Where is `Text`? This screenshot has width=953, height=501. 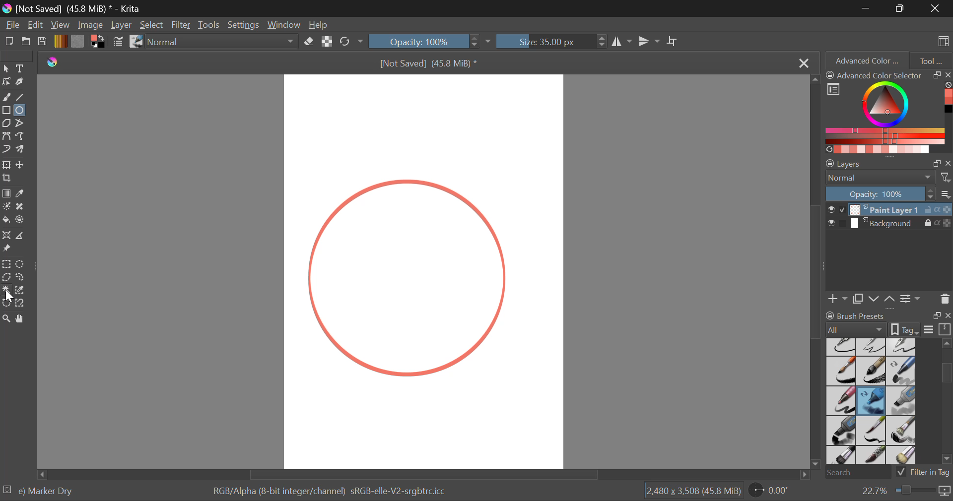 Text is located at coordinates (21, 68).